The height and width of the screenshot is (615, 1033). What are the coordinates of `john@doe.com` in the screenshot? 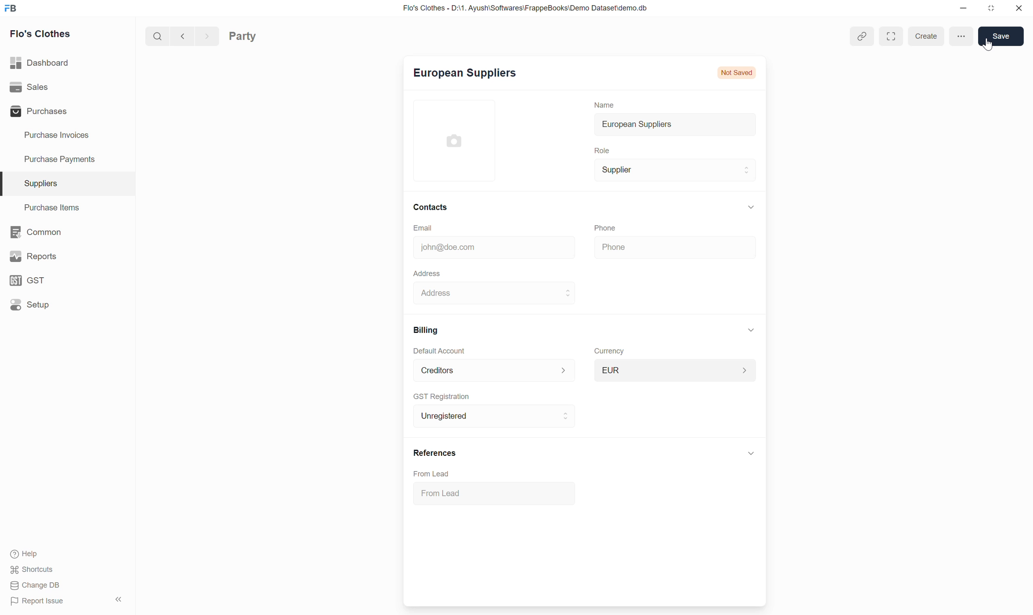 It's located at (444, 246).